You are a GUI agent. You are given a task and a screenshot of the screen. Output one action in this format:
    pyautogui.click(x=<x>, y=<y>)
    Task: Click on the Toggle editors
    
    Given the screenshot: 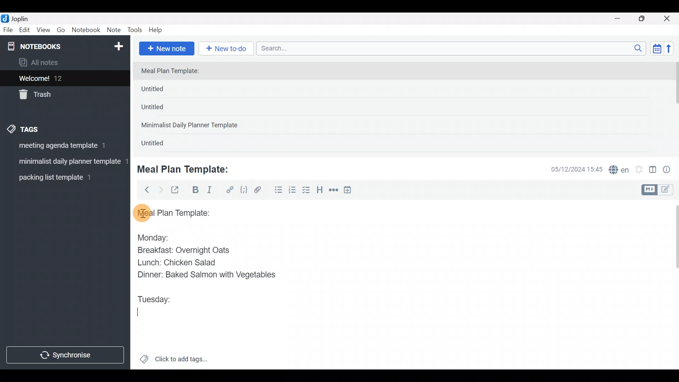 What is the action you would take?
    pyautogui.click(x=659, y=189)
    